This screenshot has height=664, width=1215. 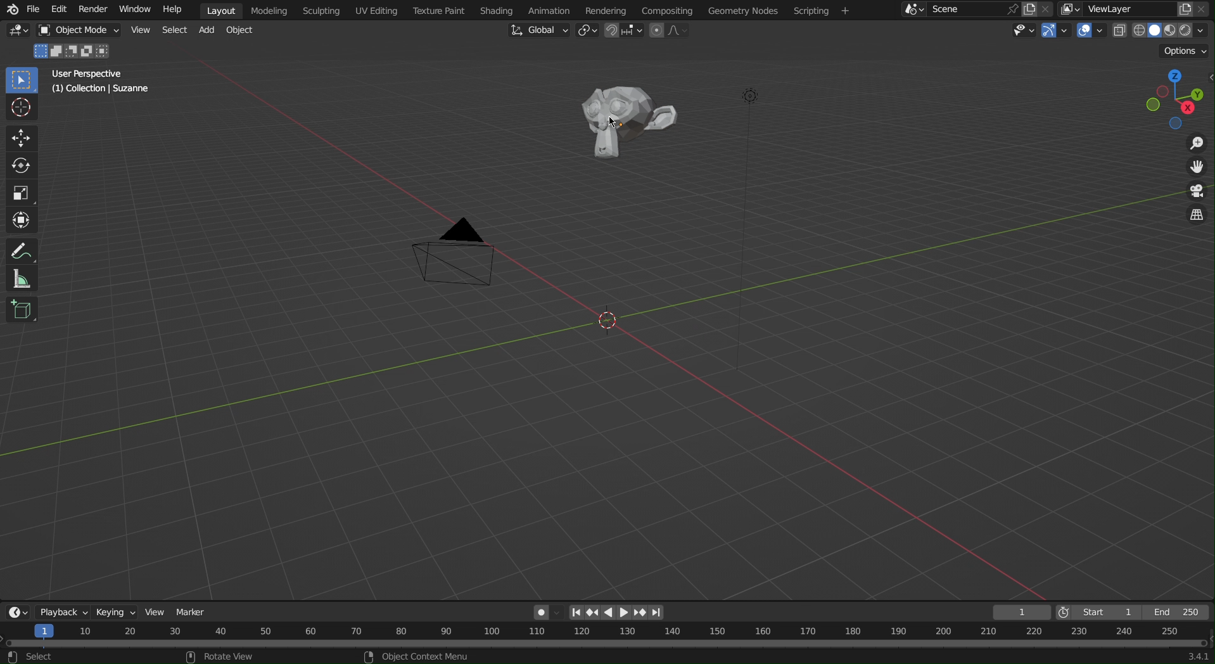 What do you see at coordinates (1196, 144) in the screenshot?
I see `Zoom` at bounding box center [1196, 144].